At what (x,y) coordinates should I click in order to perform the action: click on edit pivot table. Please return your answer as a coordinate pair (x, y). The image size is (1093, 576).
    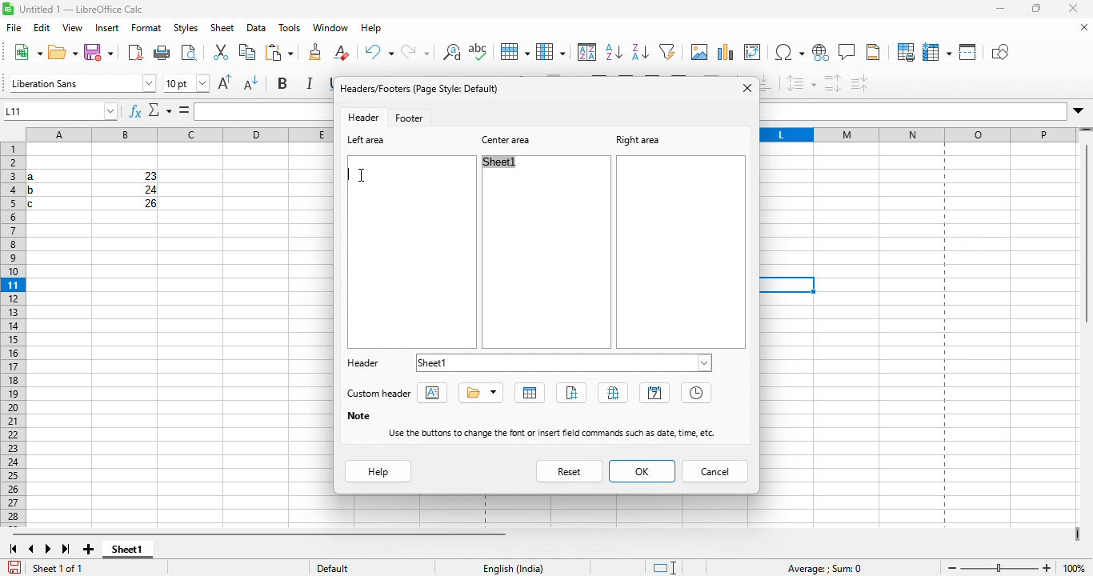
    Looking at the image, I should click on (757, 53).